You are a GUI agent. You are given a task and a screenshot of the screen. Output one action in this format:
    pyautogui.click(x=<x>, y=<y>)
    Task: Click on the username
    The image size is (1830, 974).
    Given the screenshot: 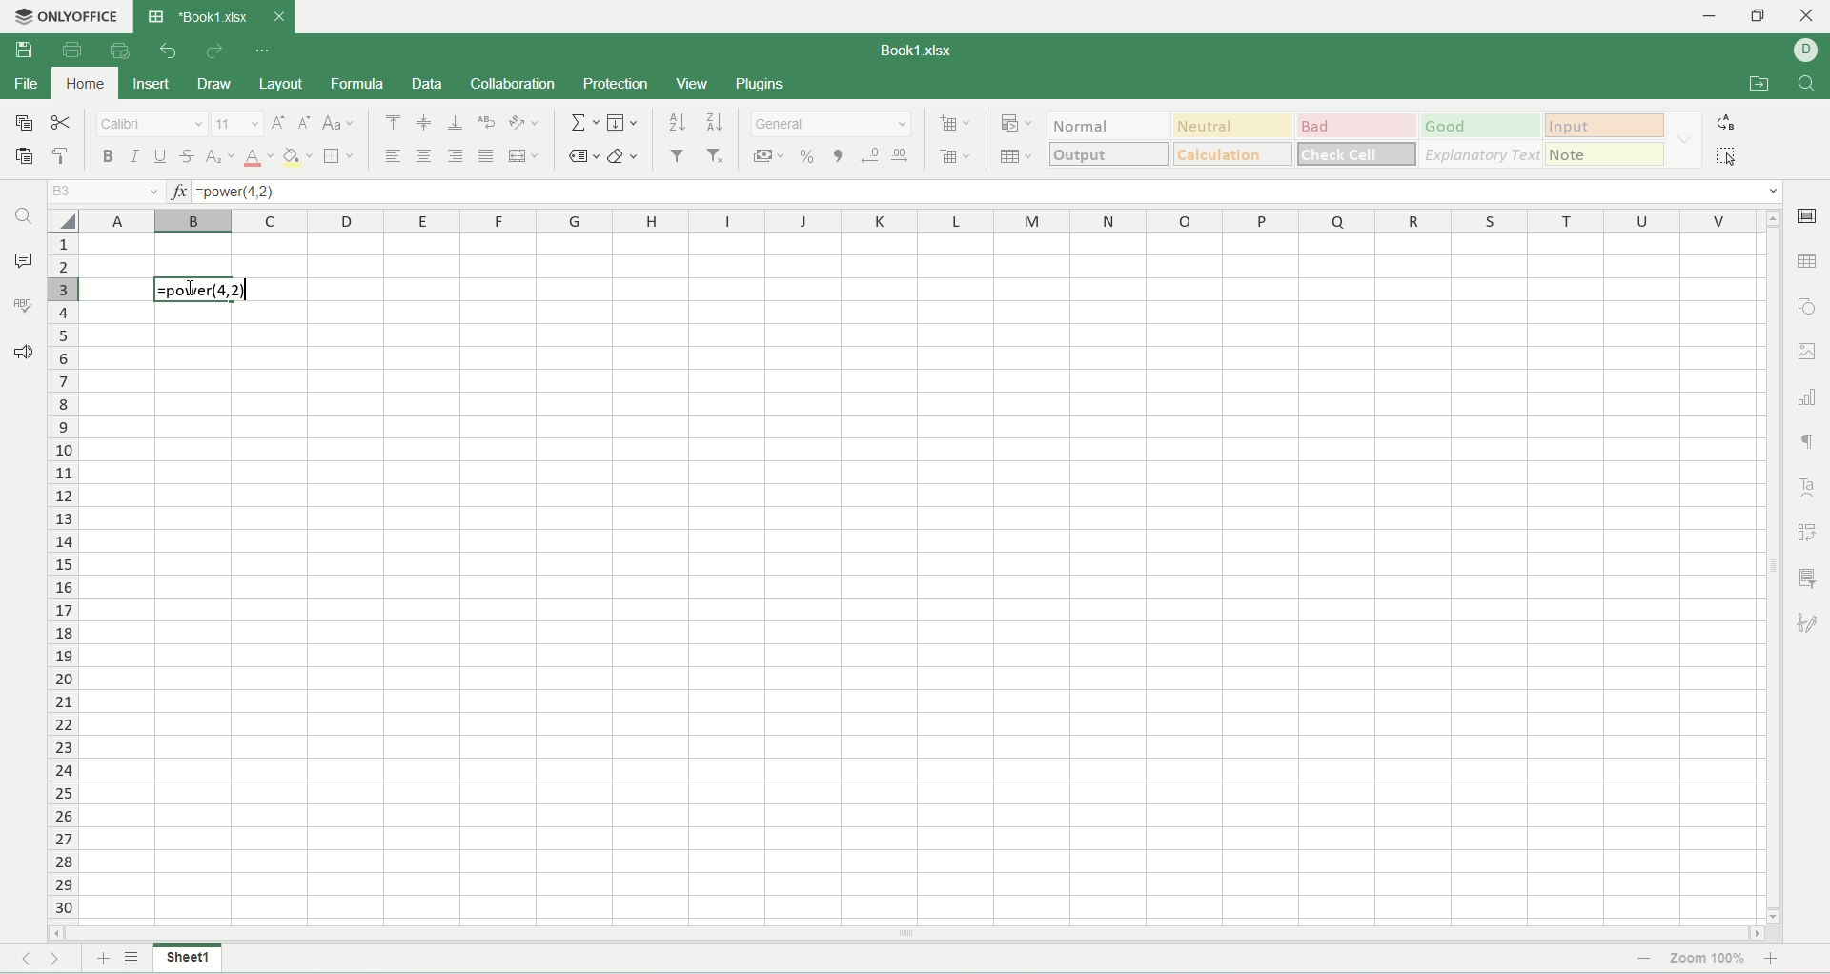 What is the action you would take?
    pyautogui.click(x=1812, y=50)
    